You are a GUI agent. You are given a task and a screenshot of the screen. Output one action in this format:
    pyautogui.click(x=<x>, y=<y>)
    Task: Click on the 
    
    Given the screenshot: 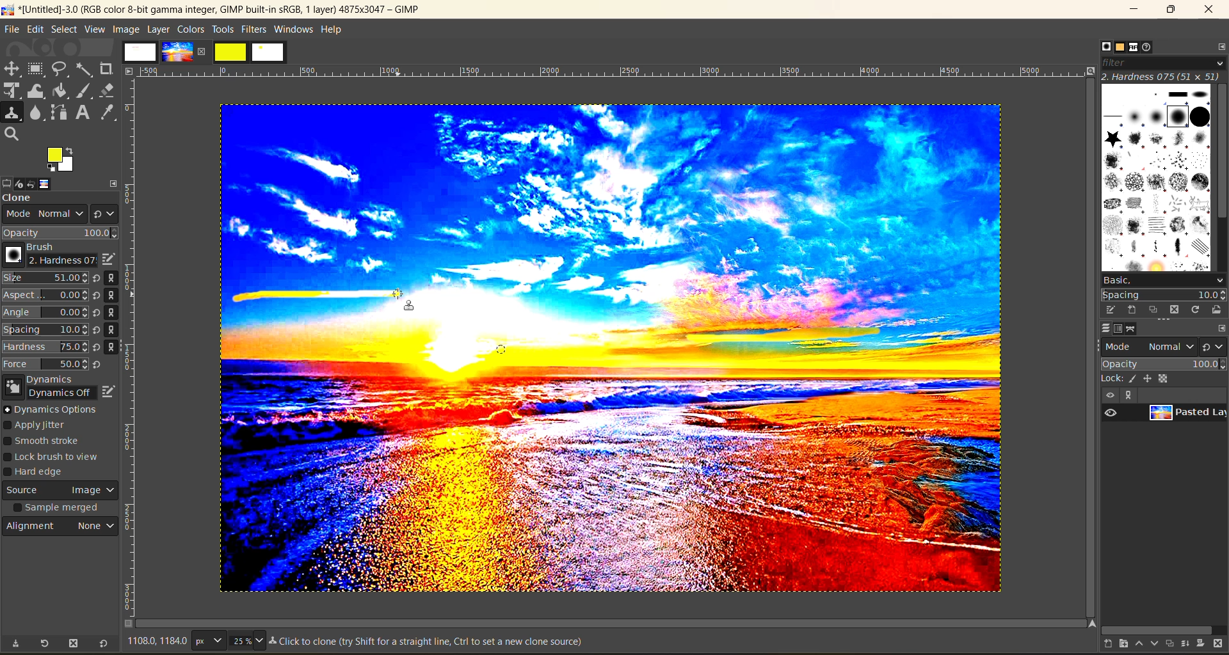 What is the action you would take?
    pyautogui.click(x=1089, y=623)
    